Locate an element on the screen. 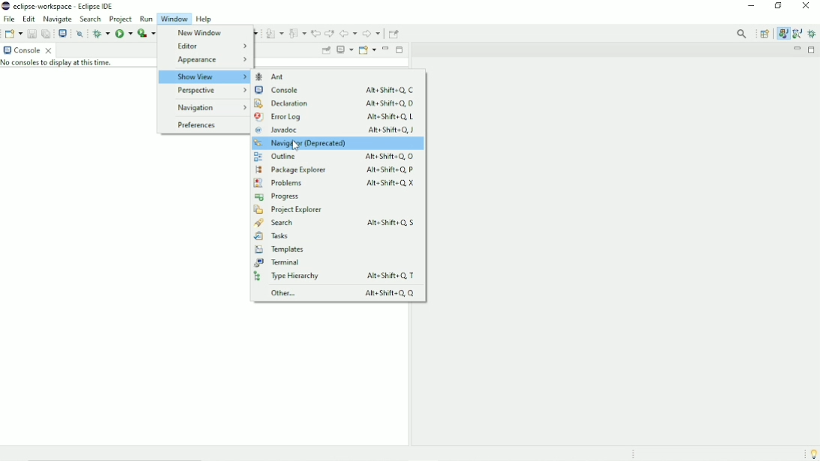  No consoles to display at this time. is located at coordinates (62, 65).